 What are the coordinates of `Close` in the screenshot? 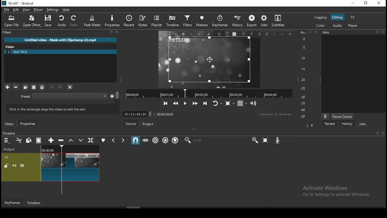 It's located at (316, 31).